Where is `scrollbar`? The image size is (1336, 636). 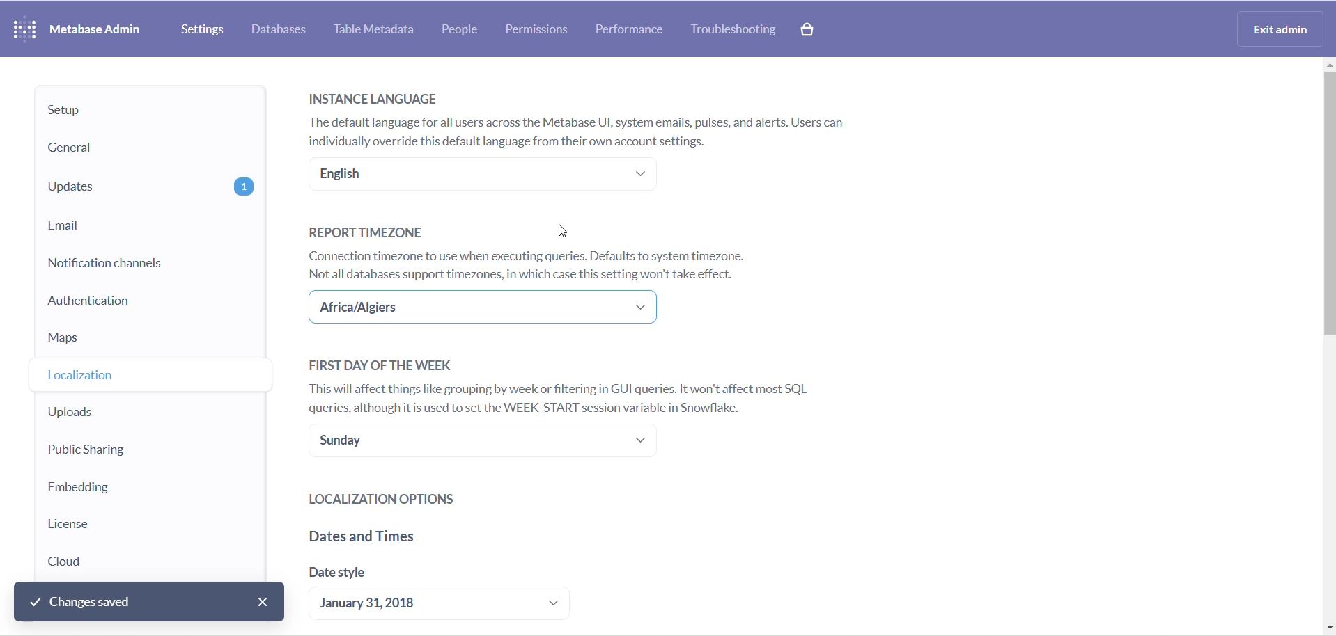
scrollbar is located at coordinates (1328, 225).